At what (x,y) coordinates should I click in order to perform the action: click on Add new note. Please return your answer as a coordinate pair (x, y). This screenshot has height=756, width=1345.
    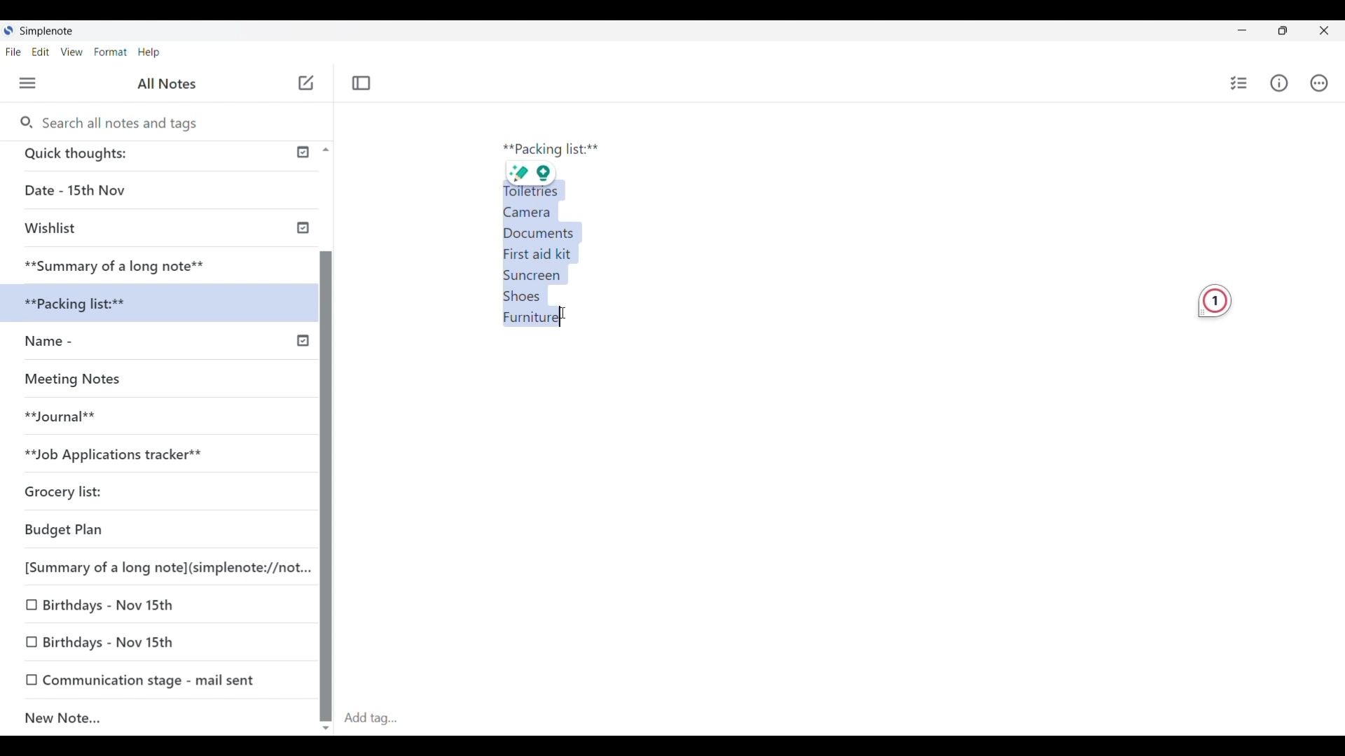
    Looking at the image, I should click on (306, 83).